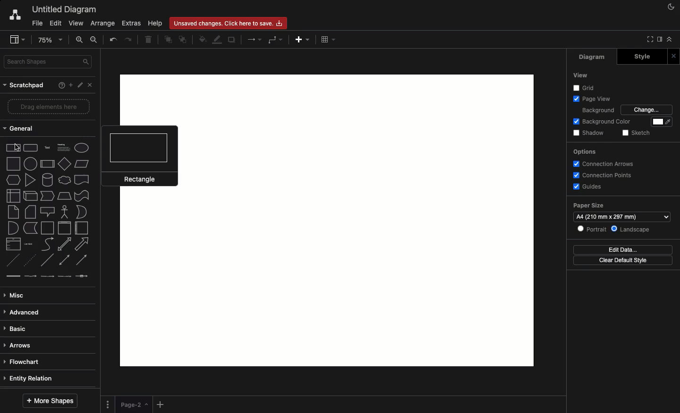 Image resolution: width=680 pixels, height=413 pixels. What do you see at coordinates (82, 180) in the screenshot?
I see `document ` at bounding box center [82, 180].